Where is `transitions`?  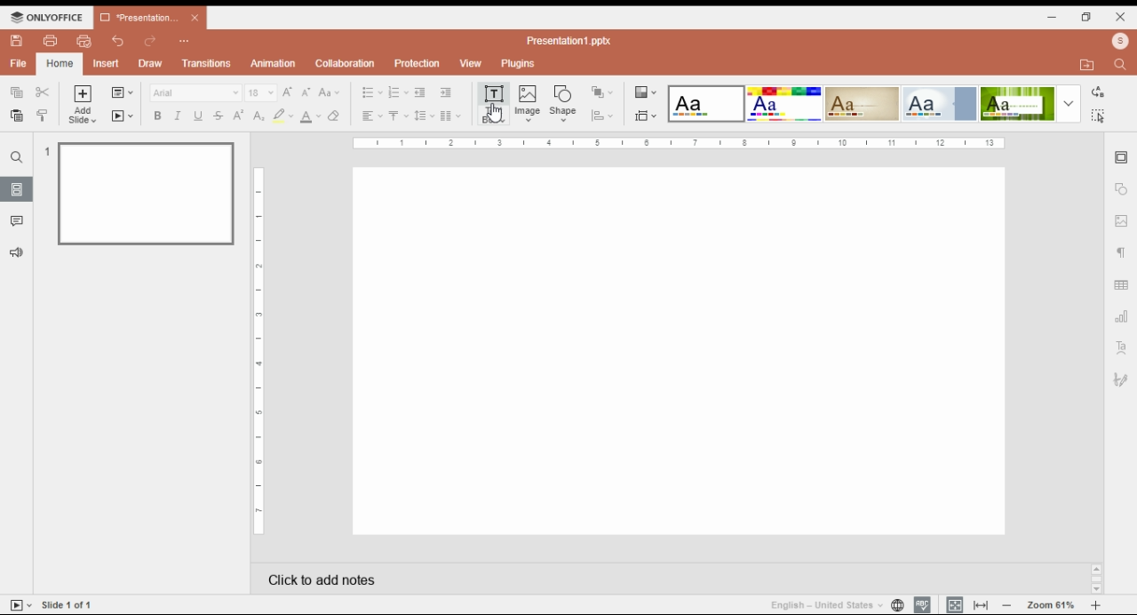
transitions is located at coordinates (207, 65).